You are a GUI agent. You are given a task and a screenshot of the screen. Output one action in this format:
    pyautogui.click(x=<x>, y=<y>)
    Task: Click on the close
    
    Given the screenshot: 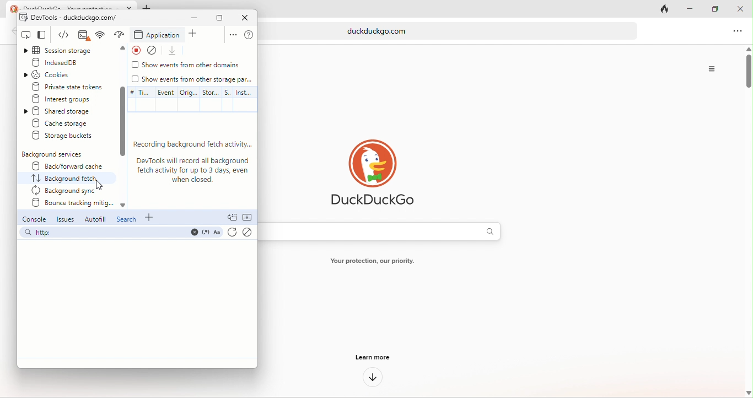 What is the action you would take?
    pyautogui.click(x=741, y=9)
    